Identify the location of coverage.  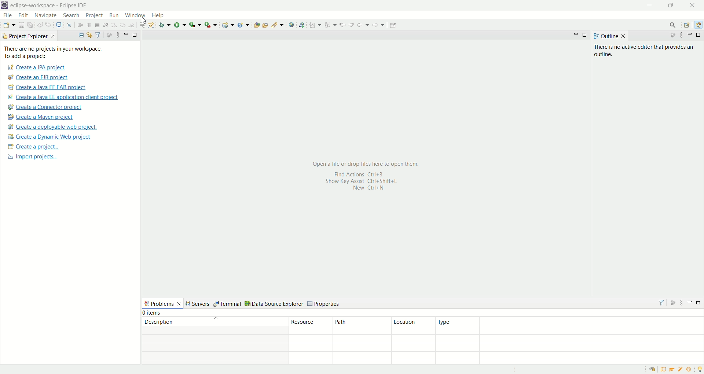
(195, 25).